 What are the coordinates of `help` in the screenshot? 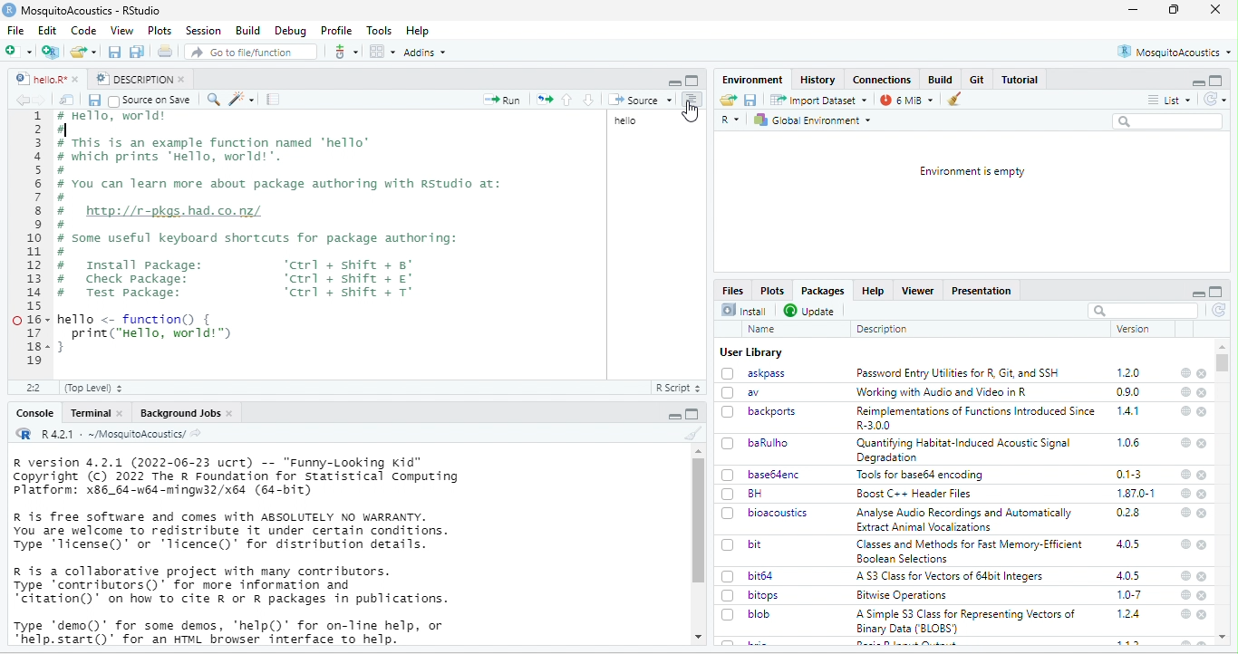 It's located at (1185, 595).